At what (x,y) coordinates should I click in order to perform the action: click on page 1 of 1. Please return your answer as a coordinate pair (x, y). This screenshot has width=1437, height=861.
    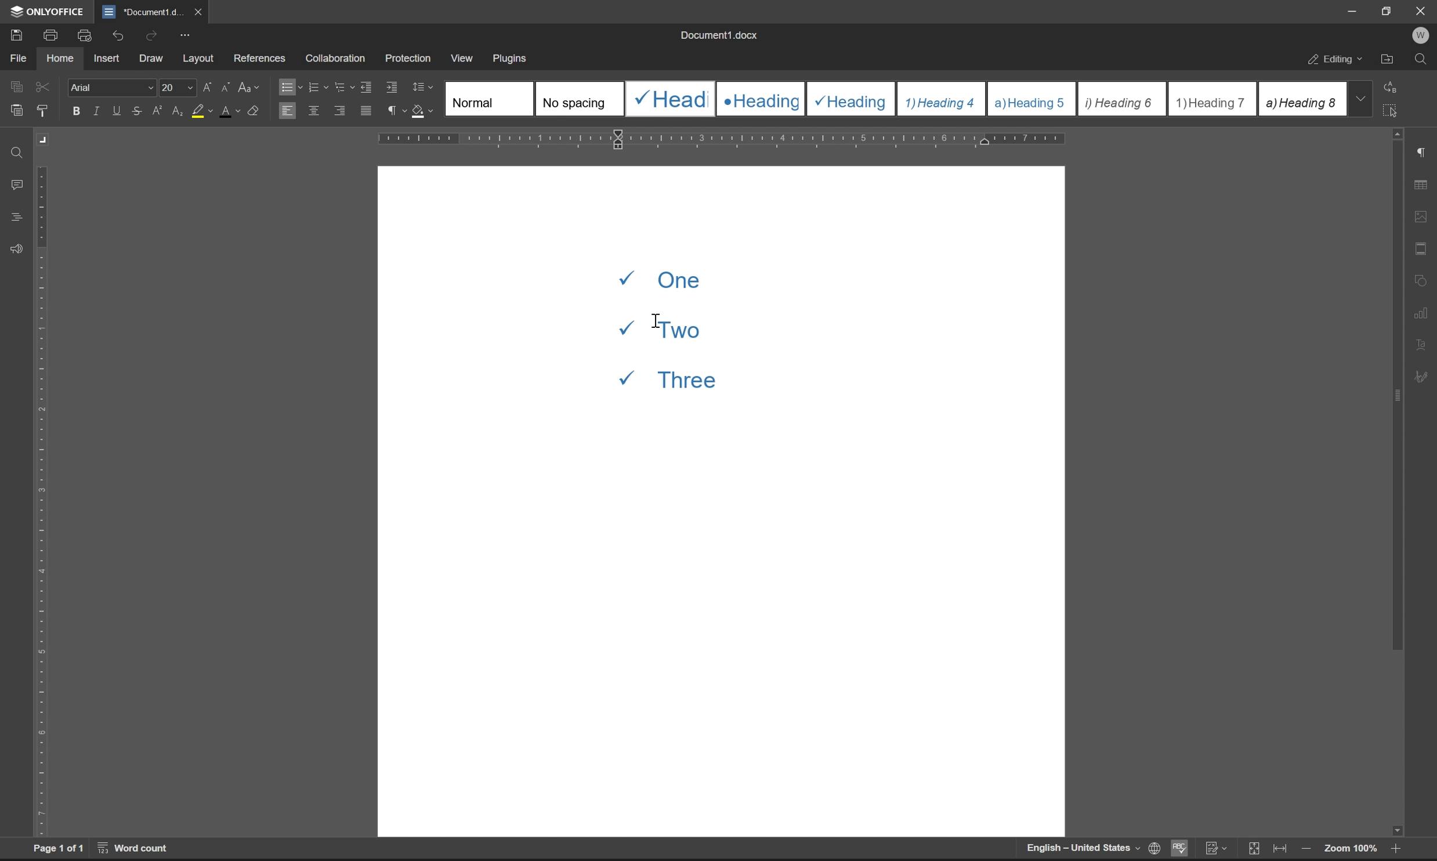
    Looking at the image, I should click on (59, 848).